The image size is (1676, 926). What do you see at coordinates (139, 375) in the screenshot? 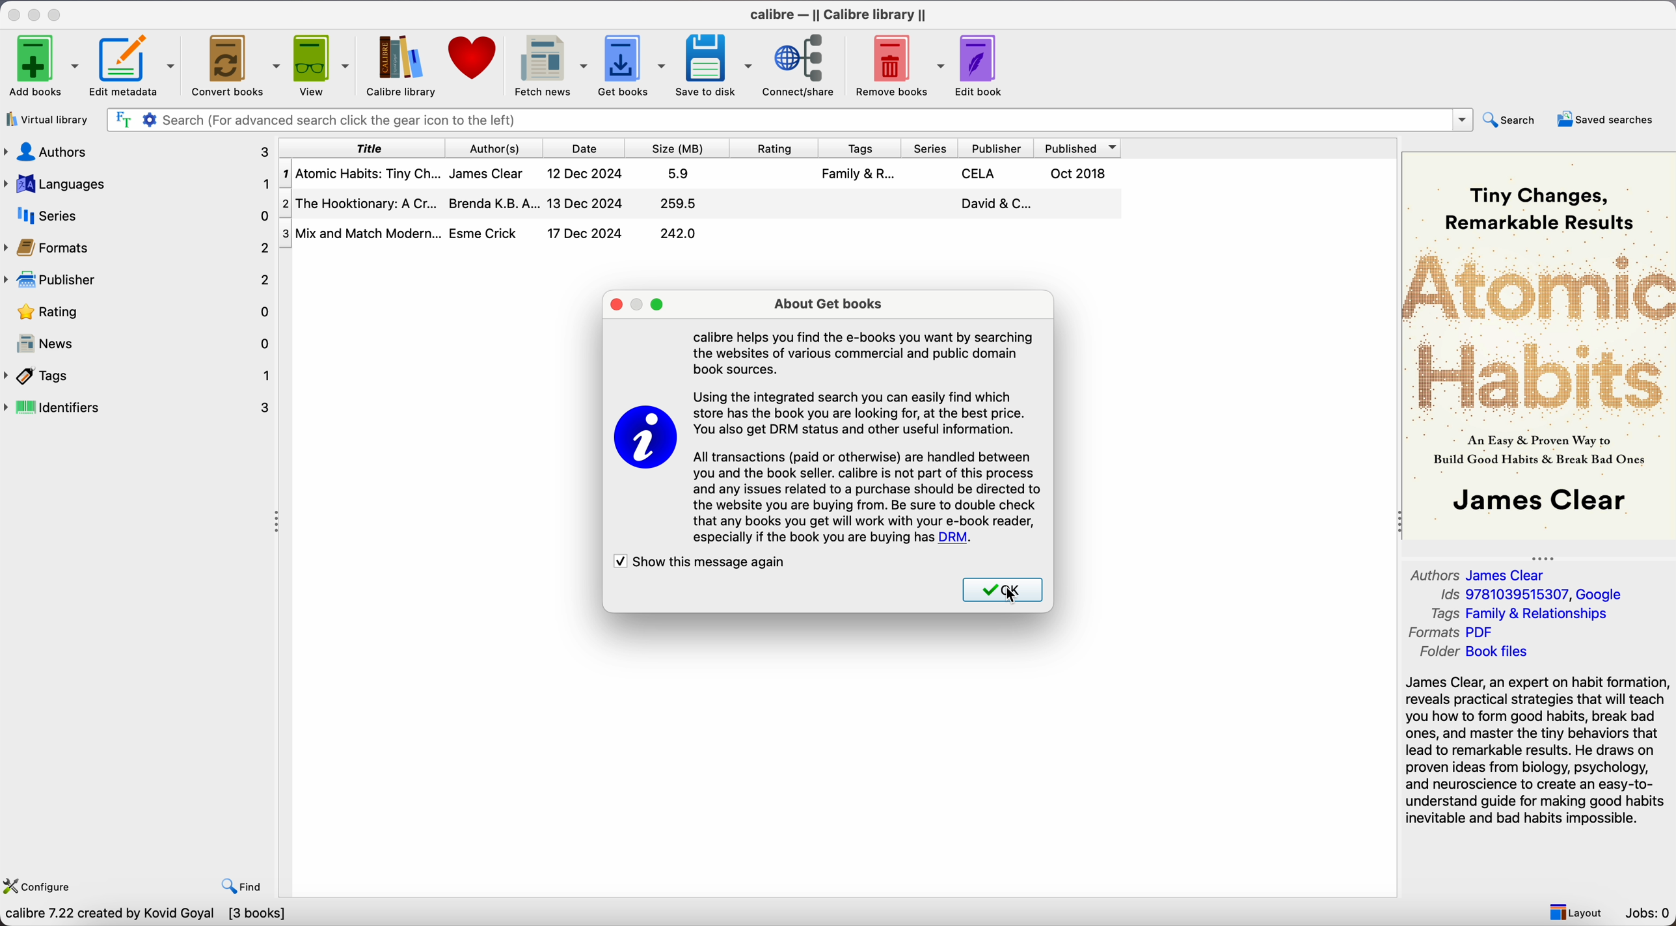
I see `tags` at bounding box center [139, 375].